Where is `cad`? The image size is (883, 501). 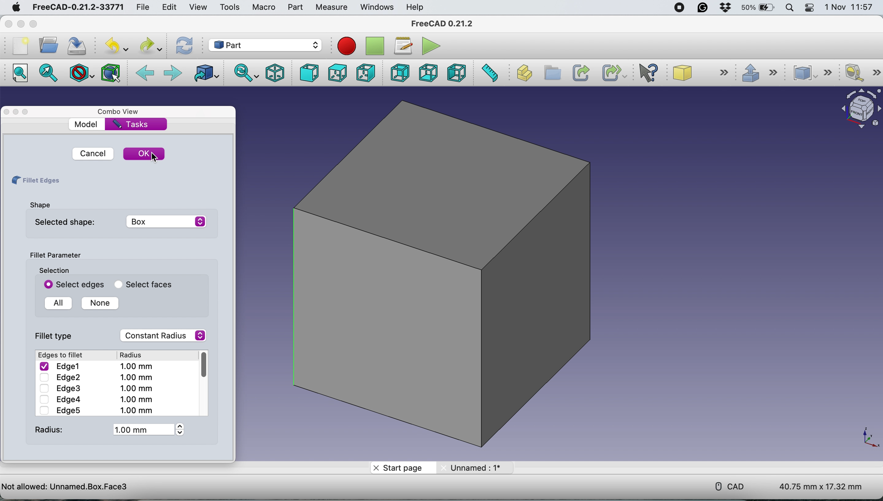
cad is located at coordinates (725, 486).